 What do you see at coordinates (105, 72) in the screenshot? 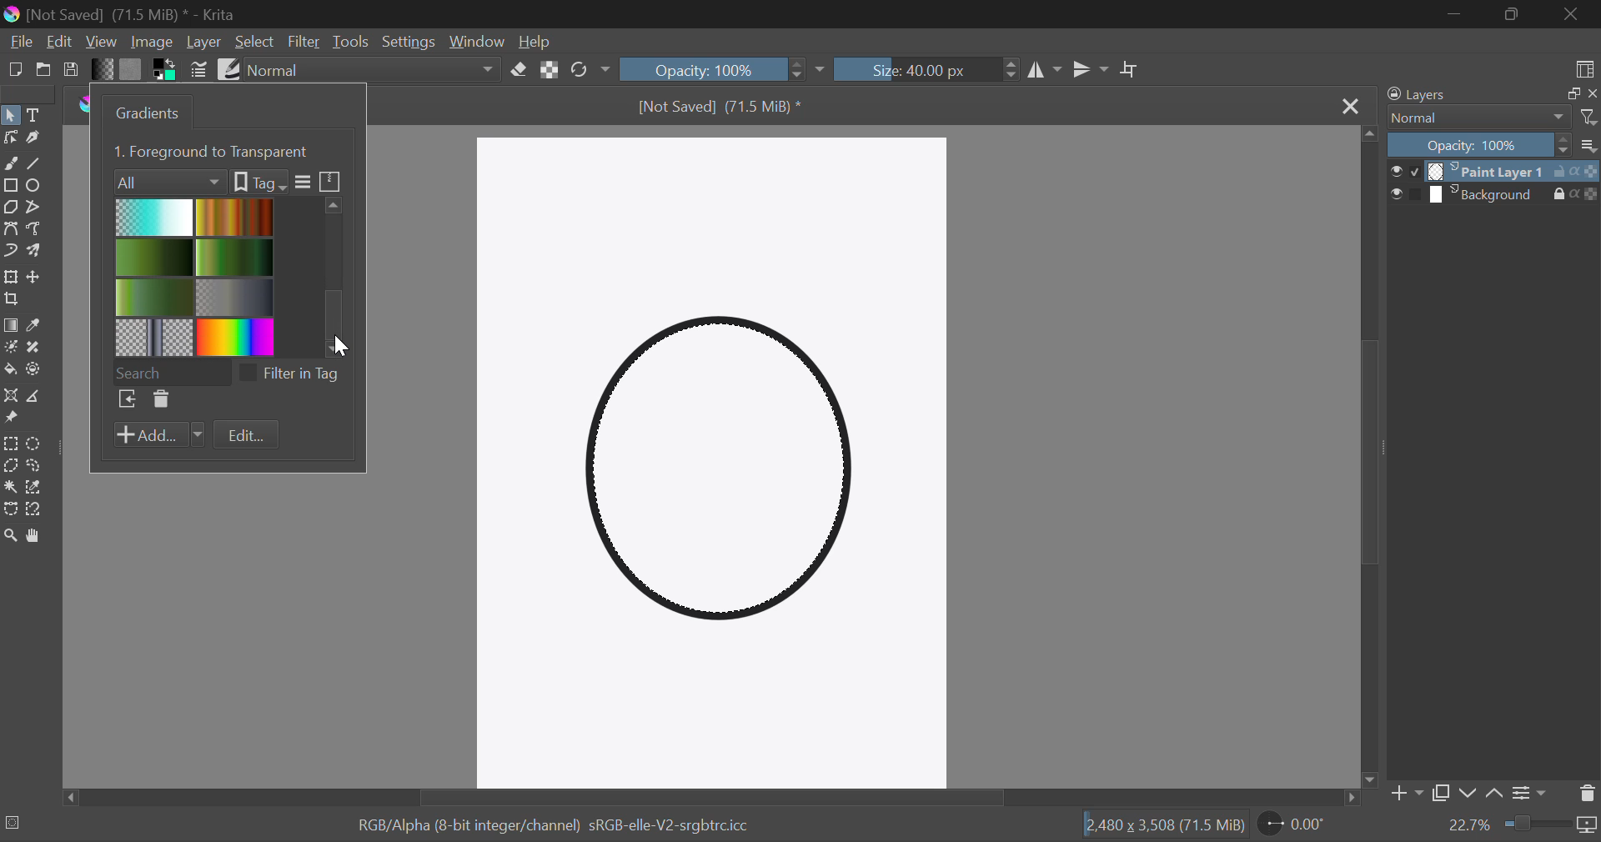
I see `Gradient` at bounding box center [105, 72].